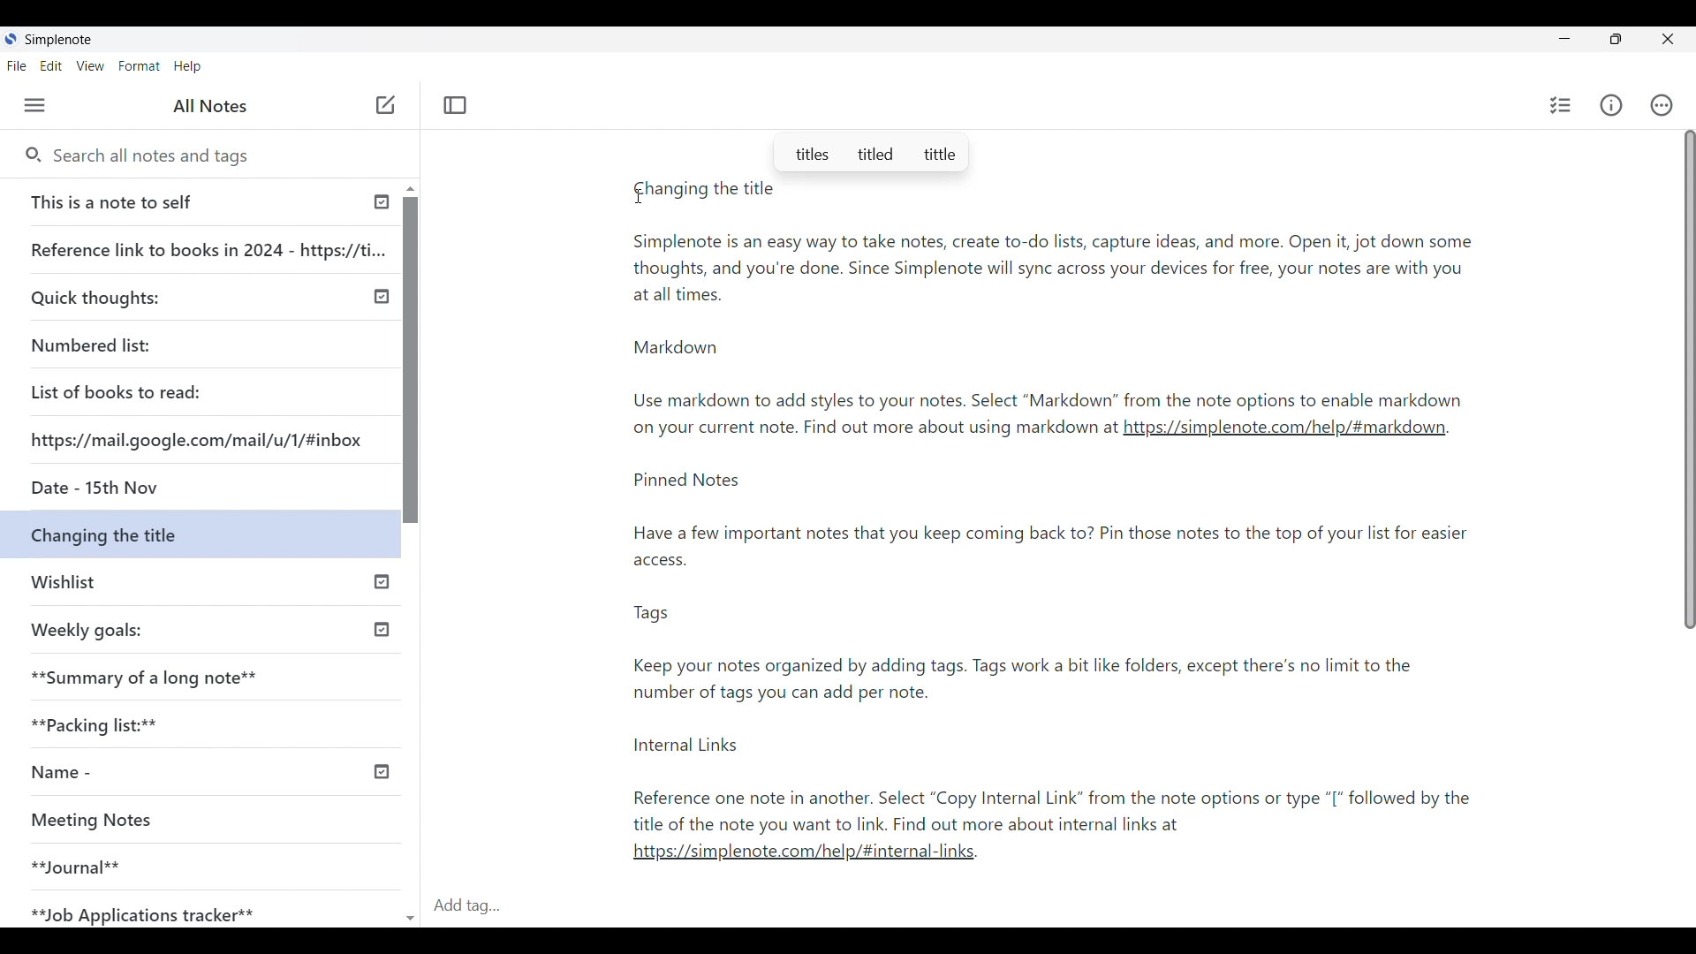 This screenshot has width=1696, height=954. Describe the element at coordinates (18, 65) in the screenshot. I see `File menu` at that location.